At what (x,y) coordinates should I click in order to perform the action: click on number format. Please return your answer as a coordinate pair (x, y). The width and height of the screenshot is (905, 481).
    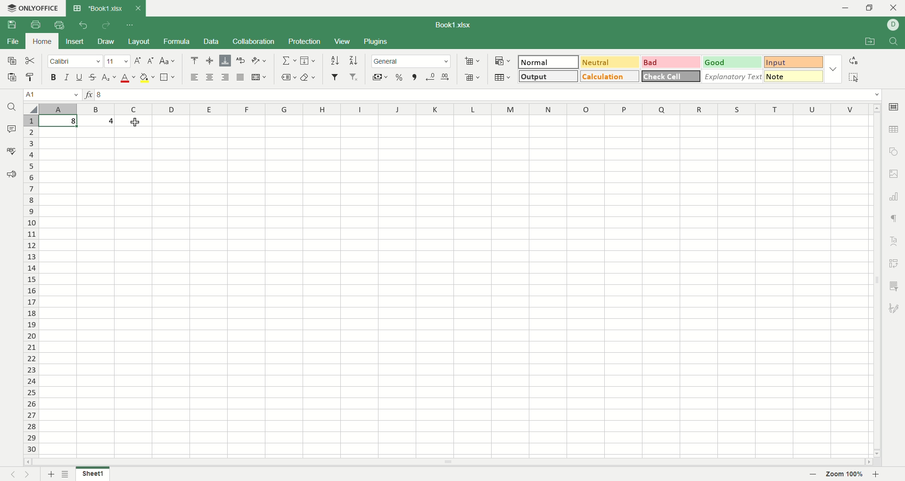
    Looking at the image, I should click on (411, 61).